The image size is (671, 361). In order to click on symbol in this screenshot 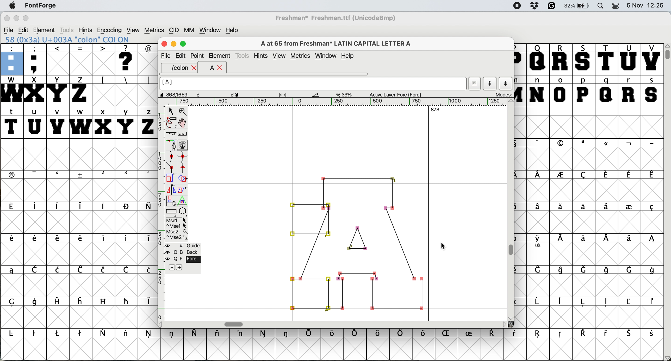, I will do `click(562, 206)`.